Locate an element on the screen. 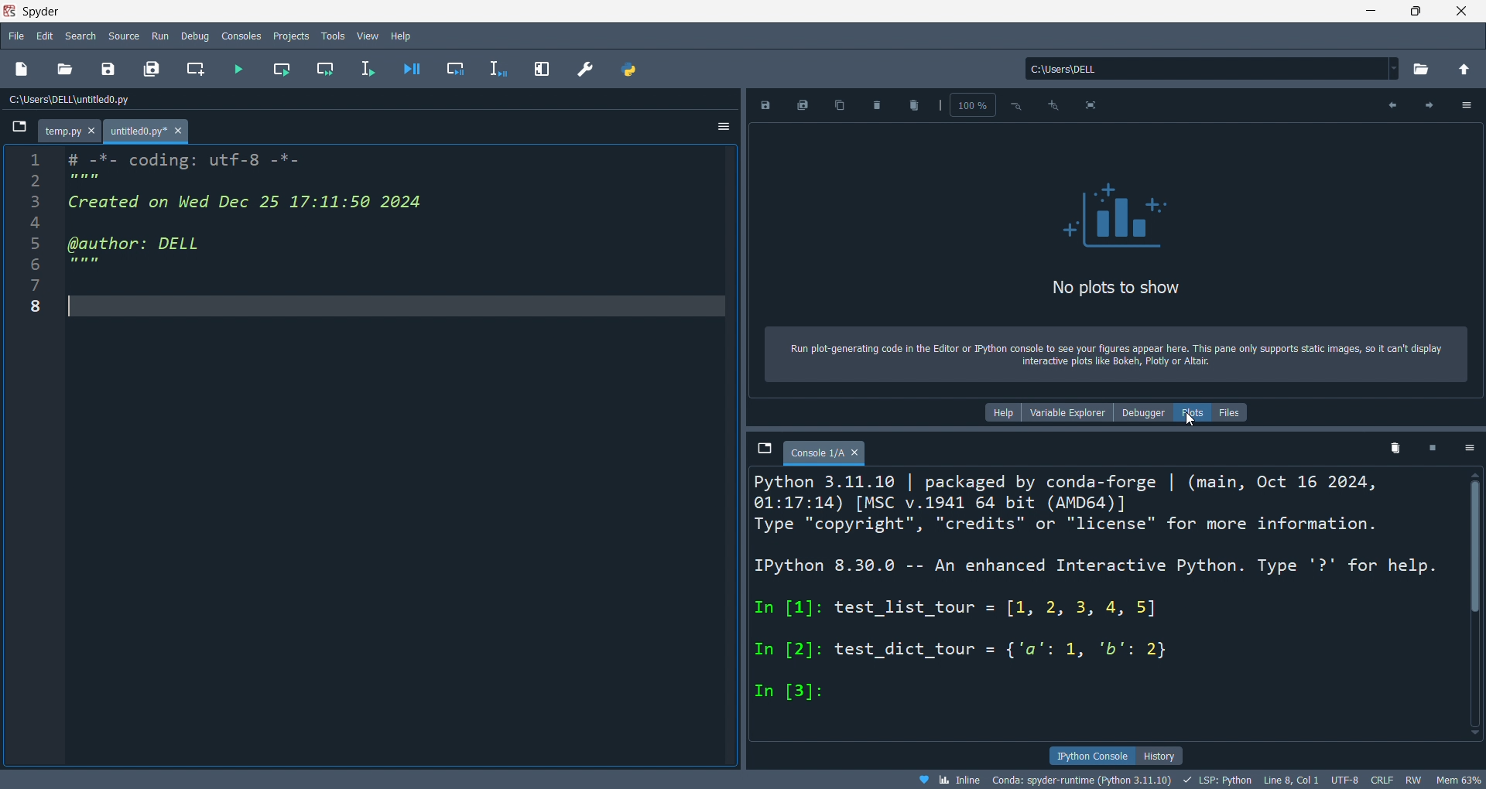 Image resolution: width=1486 pixels, height=789 pixels. python path manager is located at coordinates (631, 70).